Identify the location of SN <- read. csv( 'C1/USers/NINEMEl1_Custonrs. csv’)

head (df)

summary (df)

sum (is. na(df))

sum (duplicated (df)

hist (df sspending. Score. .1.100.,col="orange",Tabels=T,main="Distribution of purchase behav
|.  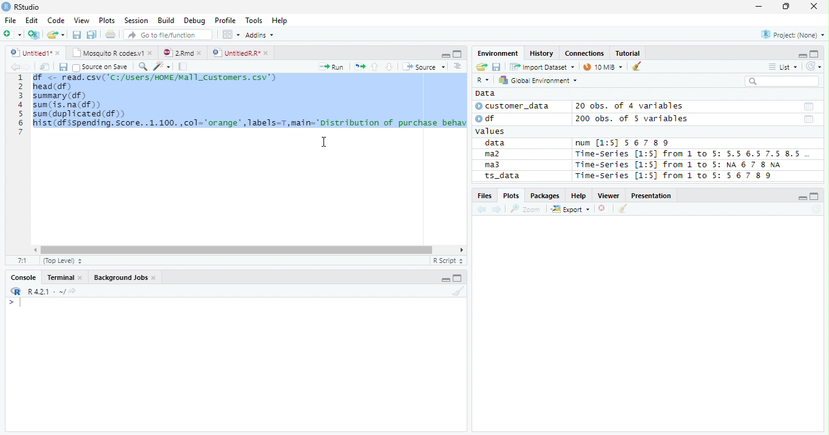
(250, 108).